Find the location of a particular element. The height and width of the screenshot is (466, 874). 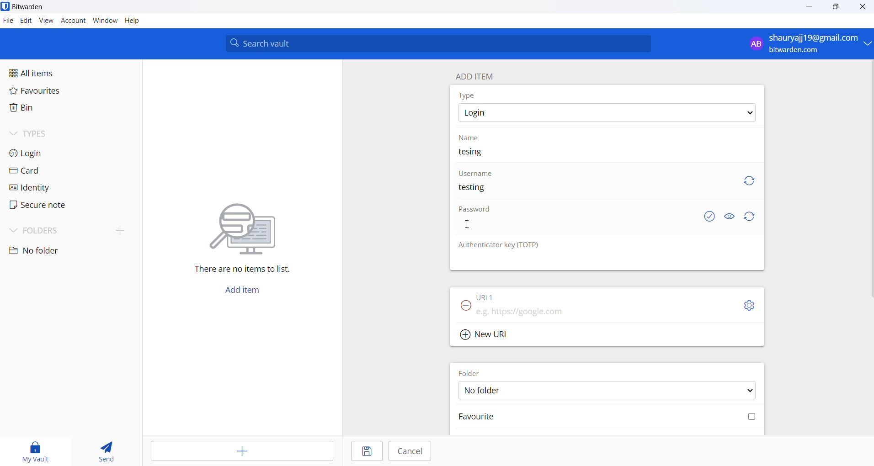

sentence about no items are currently in the vault is located at coordinates (247, 270).